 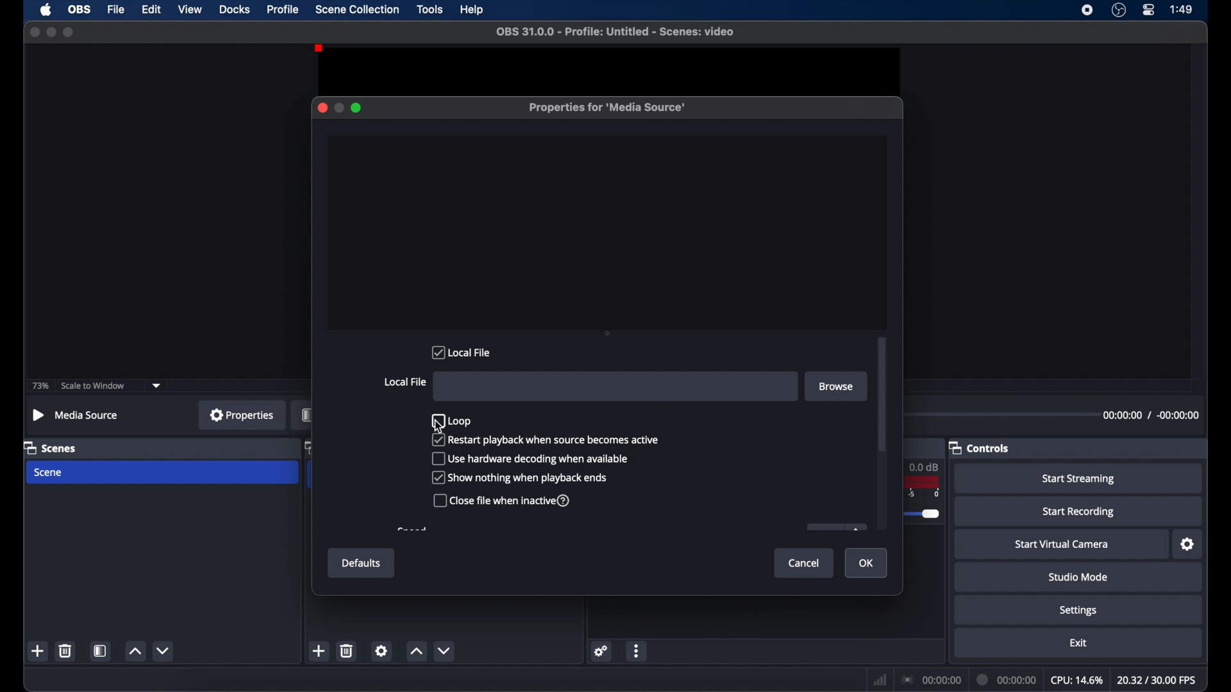 I want to click on help, so click(x=472, y=10).